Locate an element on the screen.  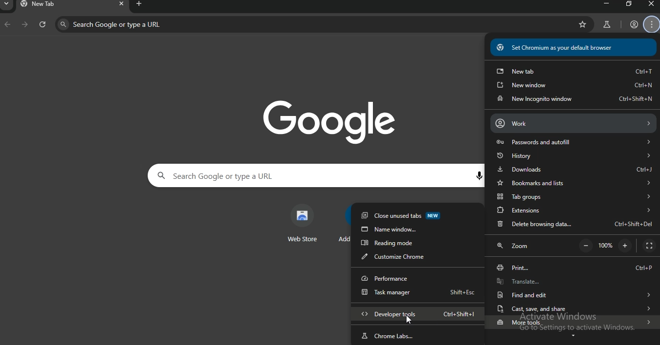
search google or type a URL is located at coordinates (298, 175).